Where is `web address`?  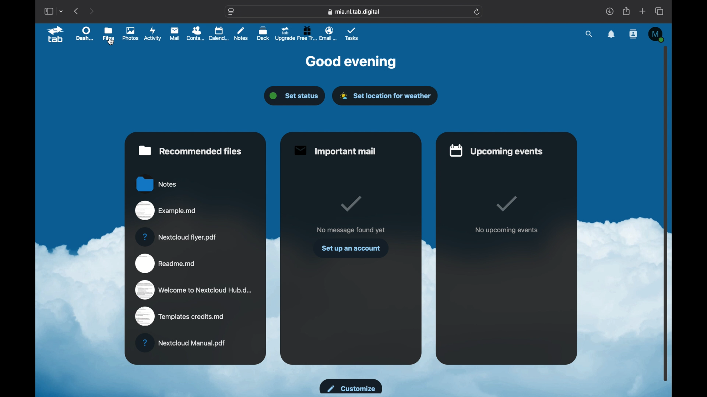 web address is located at coordinates (354, 12).